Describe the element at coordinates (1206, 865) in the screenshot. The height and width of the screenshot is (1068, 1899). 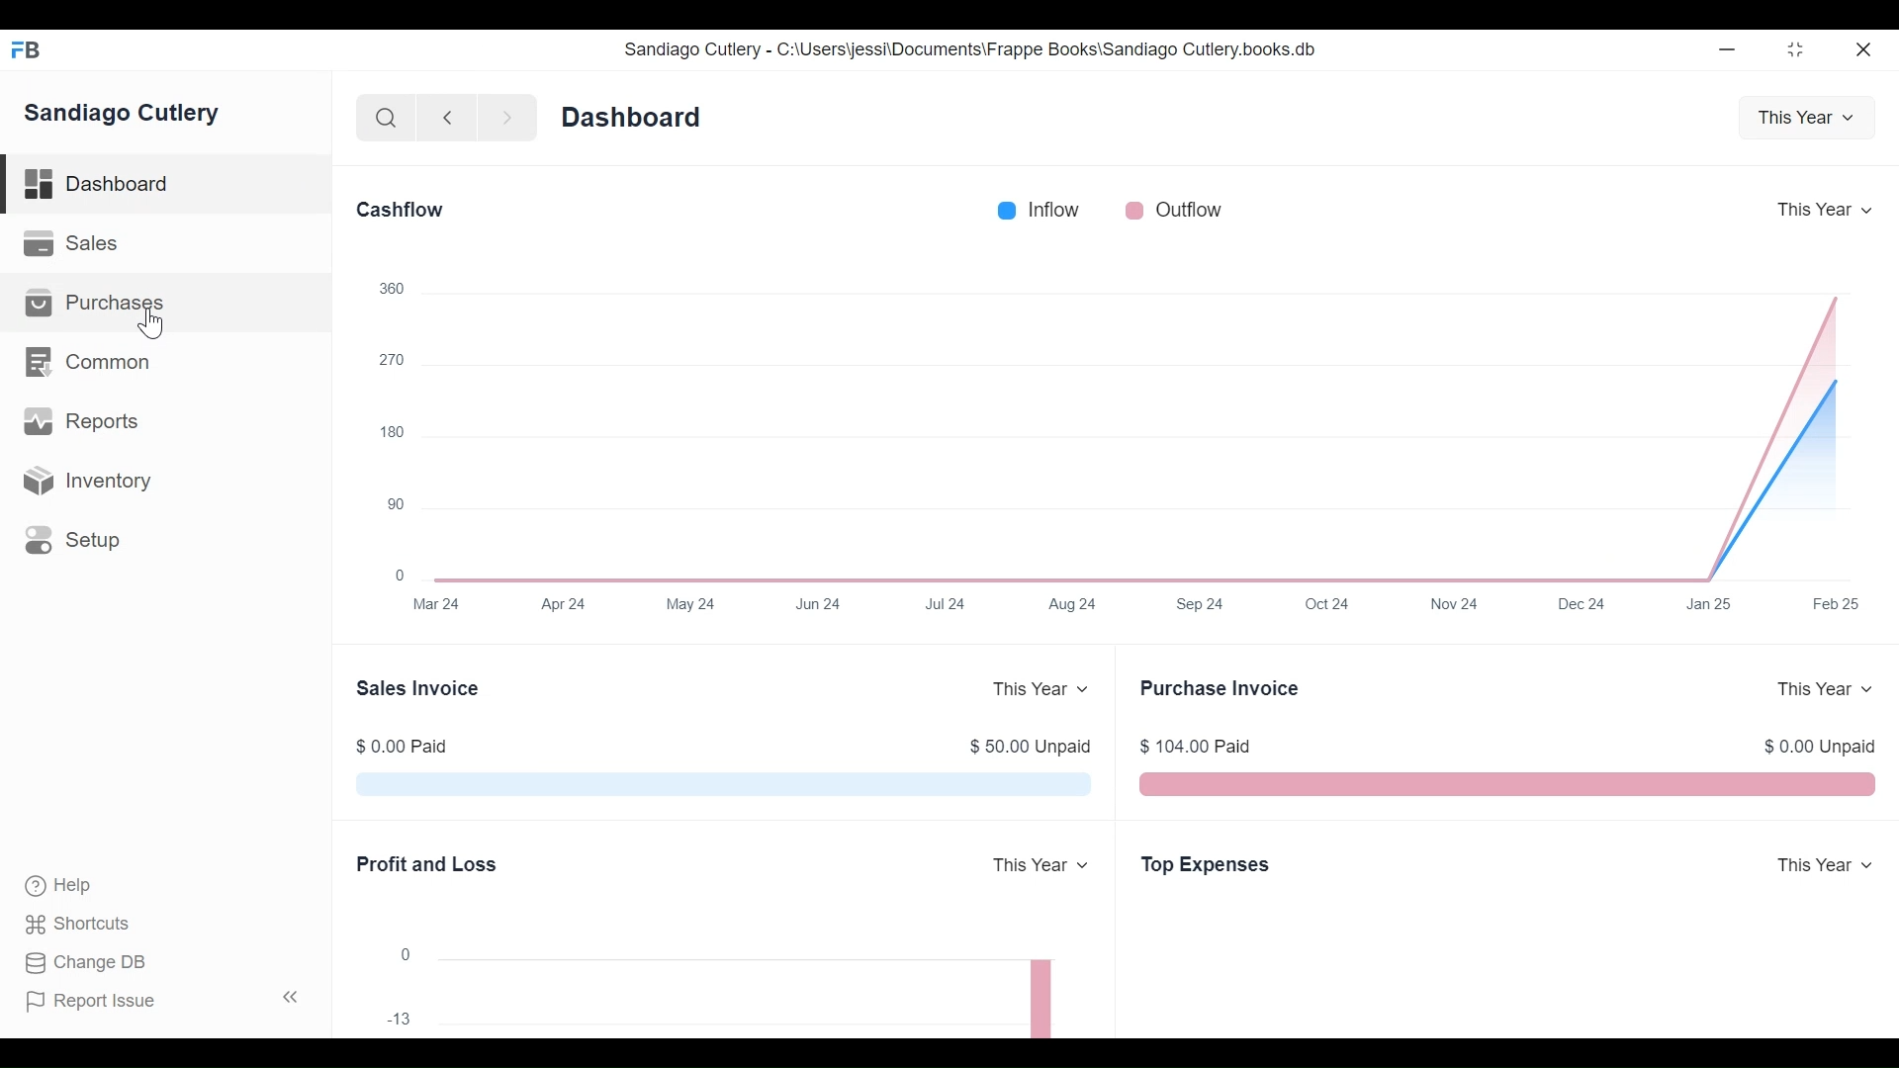
I see `Top Expenses` at that location.